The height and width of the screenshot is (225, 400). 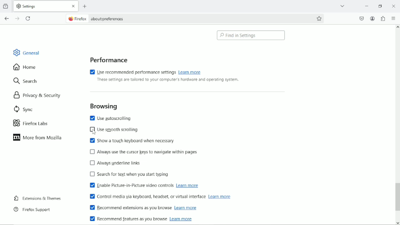 I want to click on These settings are tailored to your computer's hardware and operating system., so click(x=167, y=80).